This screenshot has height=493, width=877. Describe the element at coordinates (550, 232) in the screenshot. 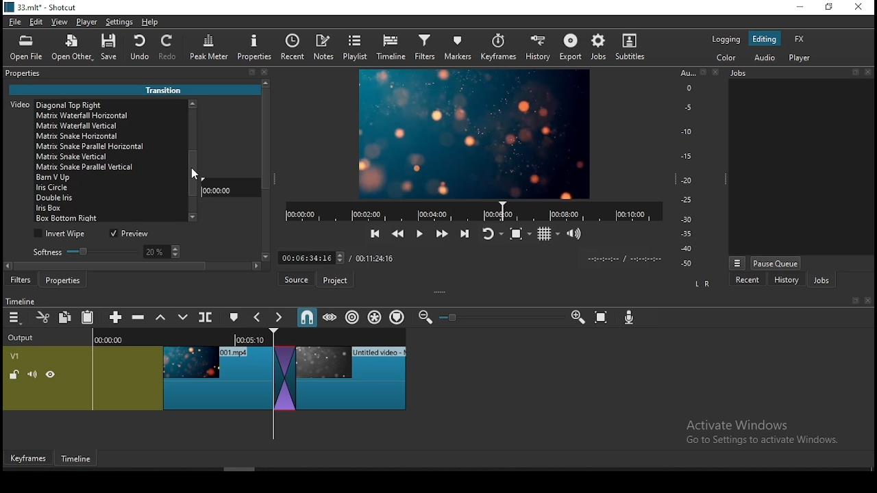

I see `toggle grid display on player` at that location.